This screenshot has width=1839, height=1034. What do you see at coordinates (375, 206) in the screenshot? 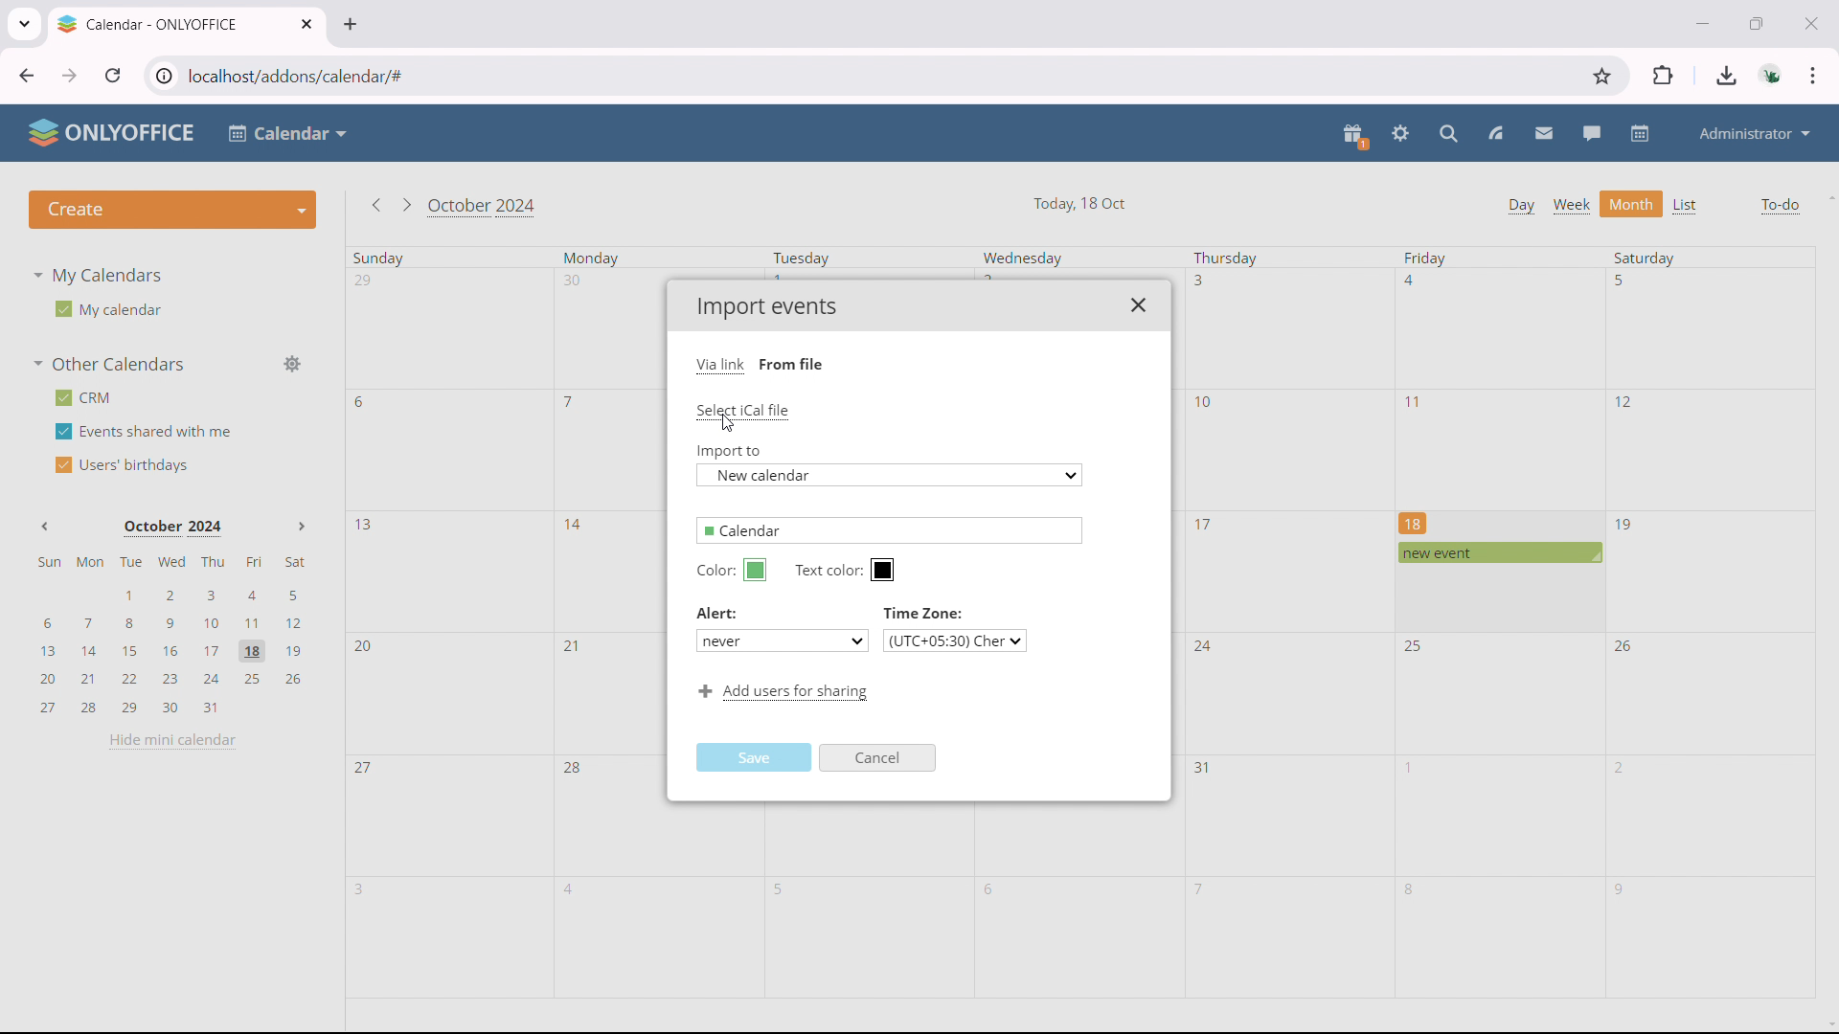
I see `go to previous month` at bounding box center [375, 206].